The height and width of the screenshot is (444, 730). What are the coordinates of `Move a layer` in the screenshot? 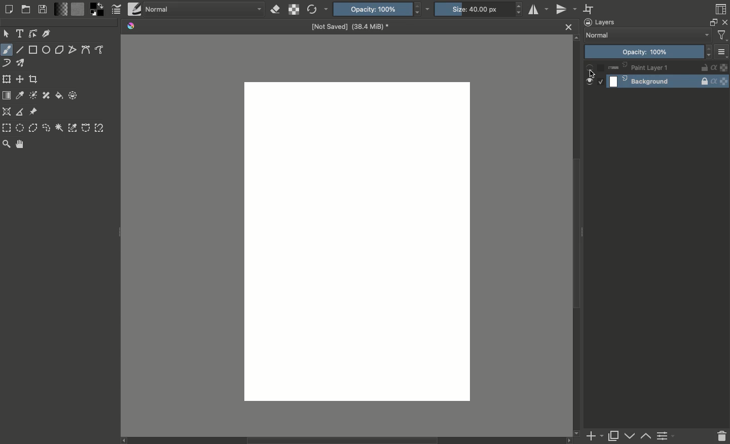 It's located at (20, 80).